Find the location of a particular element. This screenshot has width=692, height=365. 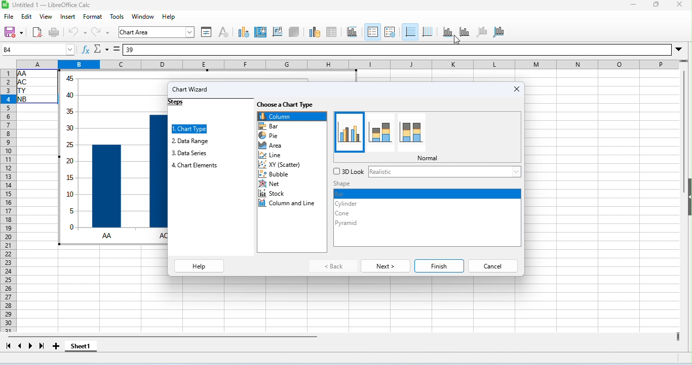

hide is located at coordinates (687, 196).